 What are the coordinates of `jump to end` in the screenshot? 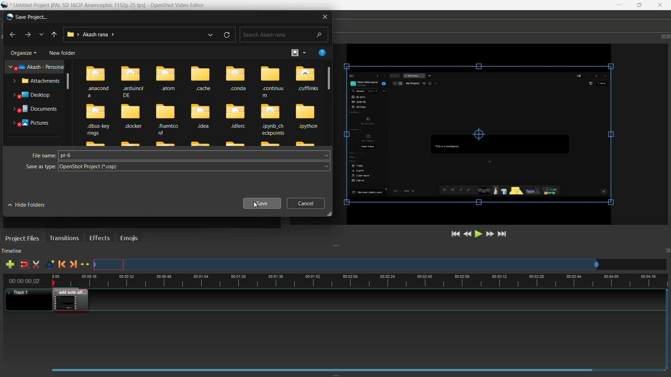 It's located at (502, 234).